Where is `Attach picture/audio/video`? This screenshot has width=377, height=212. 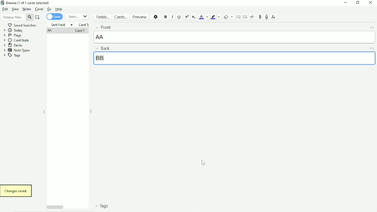 Attach picture/audio/video is located at coordinates (259, 17).